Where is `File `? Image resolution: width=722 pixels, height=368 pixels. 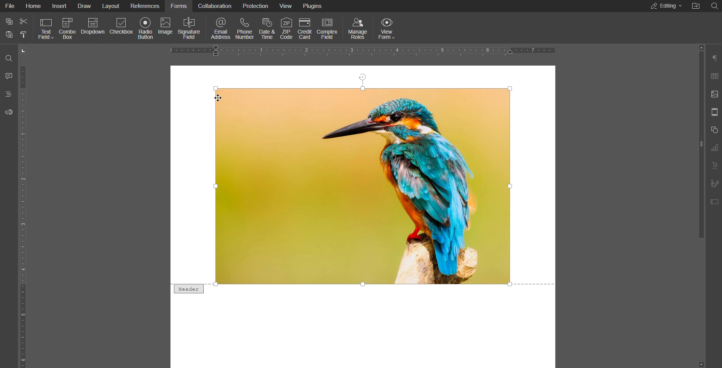
File  is located at coordinates (11, 7).